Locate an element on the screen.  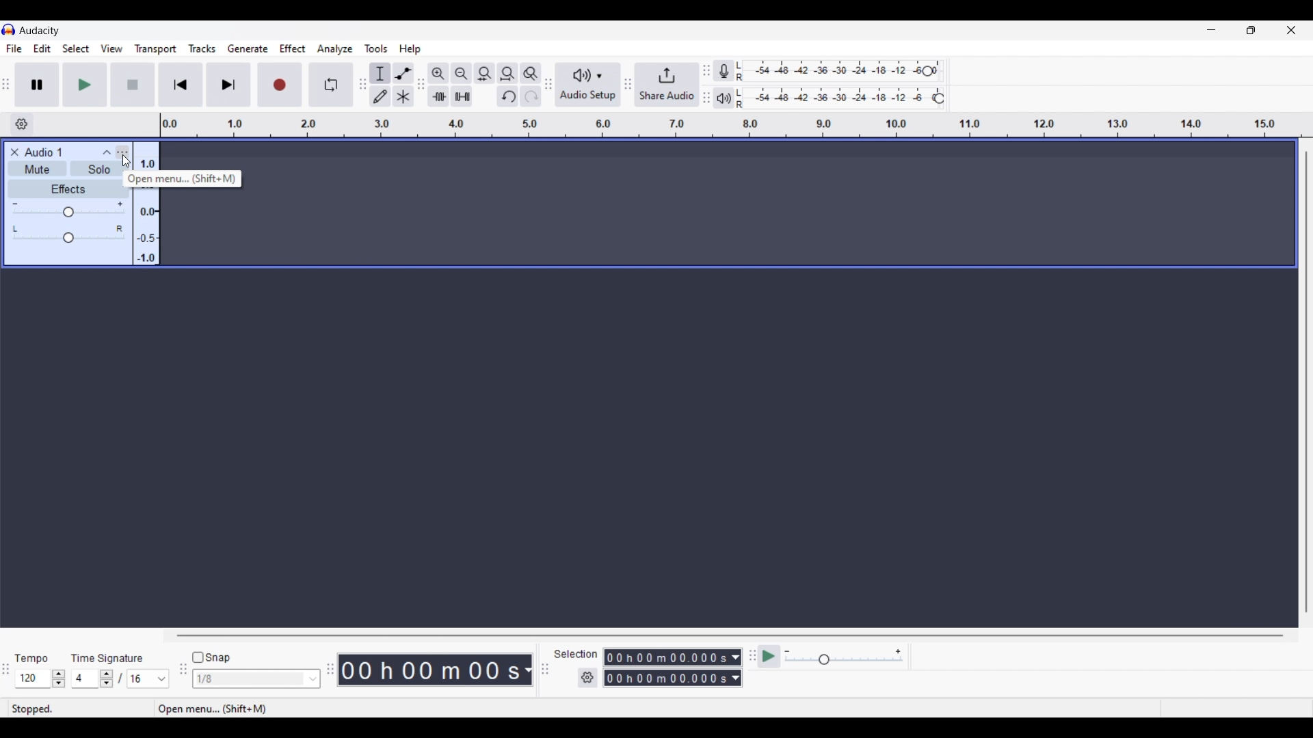
Recording level is located at coordinates (837, 72).